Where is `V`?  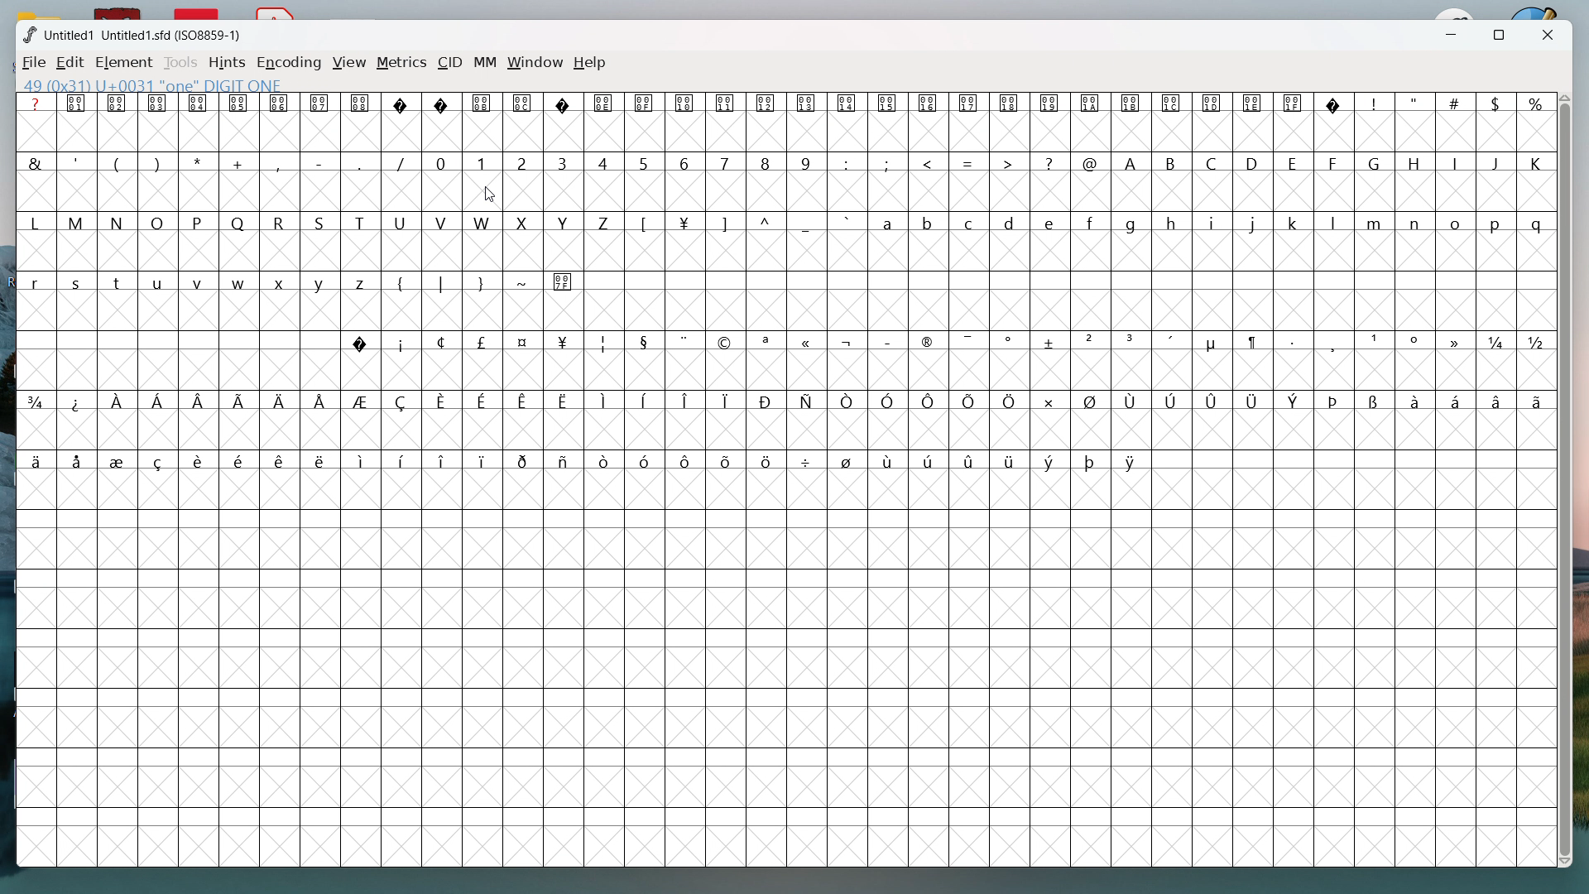
V is located at coordinates (440, 221).